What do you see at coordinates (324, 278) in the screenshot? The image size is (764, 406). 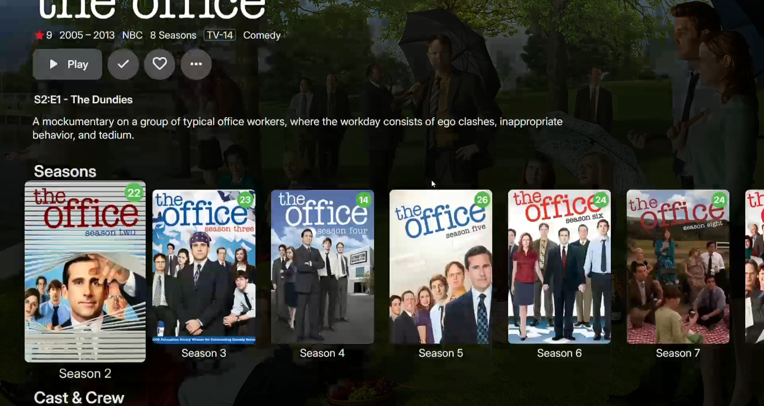 I see `Season 4` at bounding box center [324, 278].